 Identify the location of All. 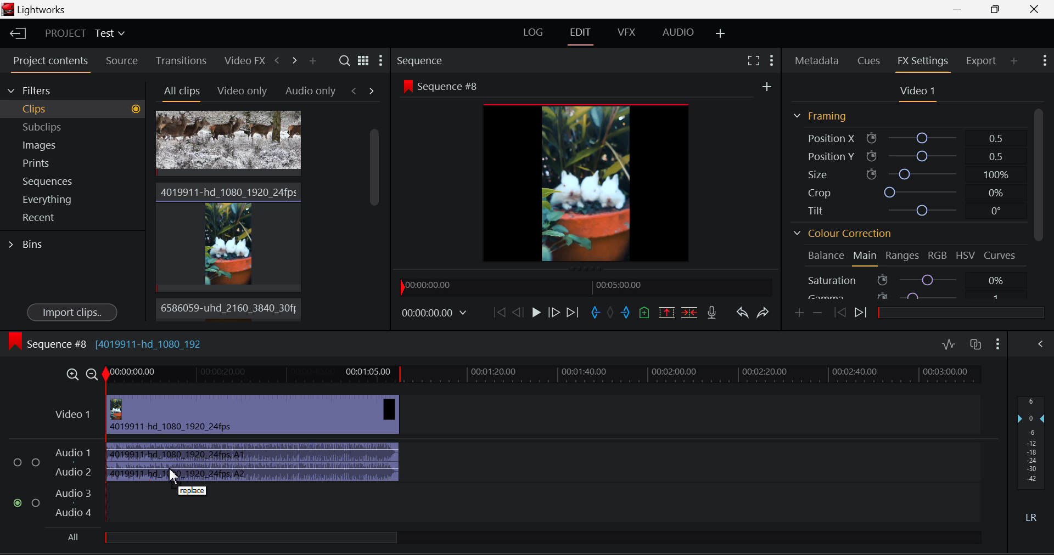
(234, 536).